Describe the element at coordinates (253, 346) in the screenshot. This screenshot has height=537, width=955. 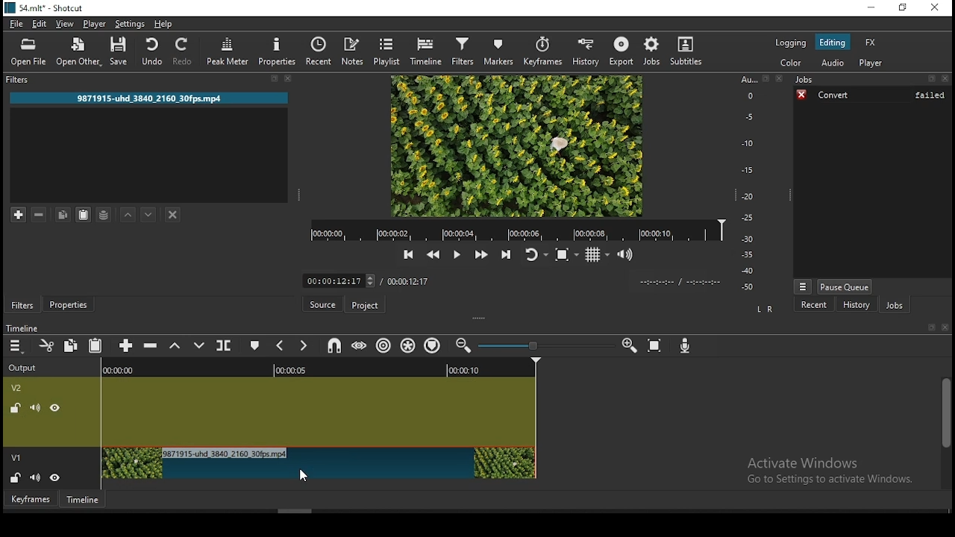
I see `create/edit marker` at that location.